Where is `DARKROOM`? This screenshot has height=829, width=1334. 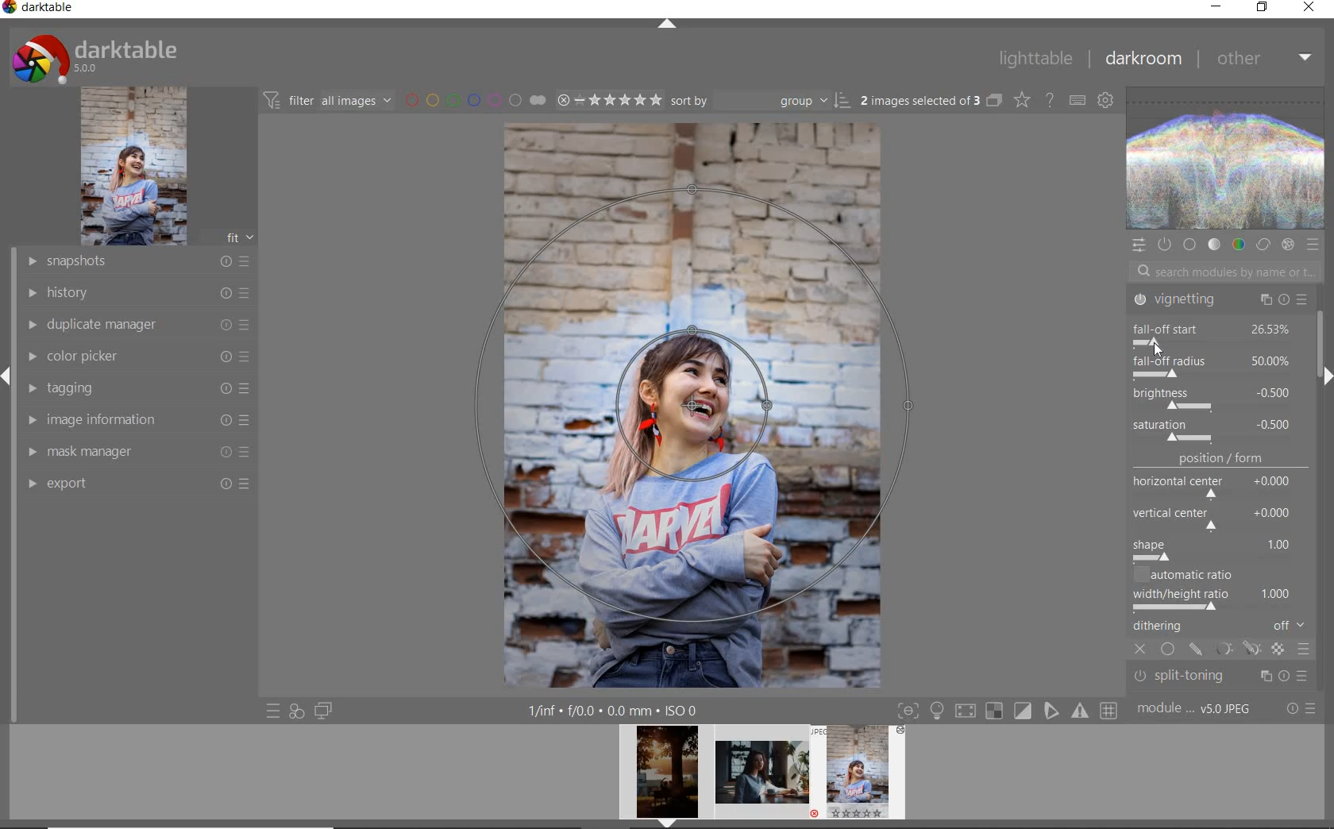
DARKROOM is located at coordinates (1143, 59).